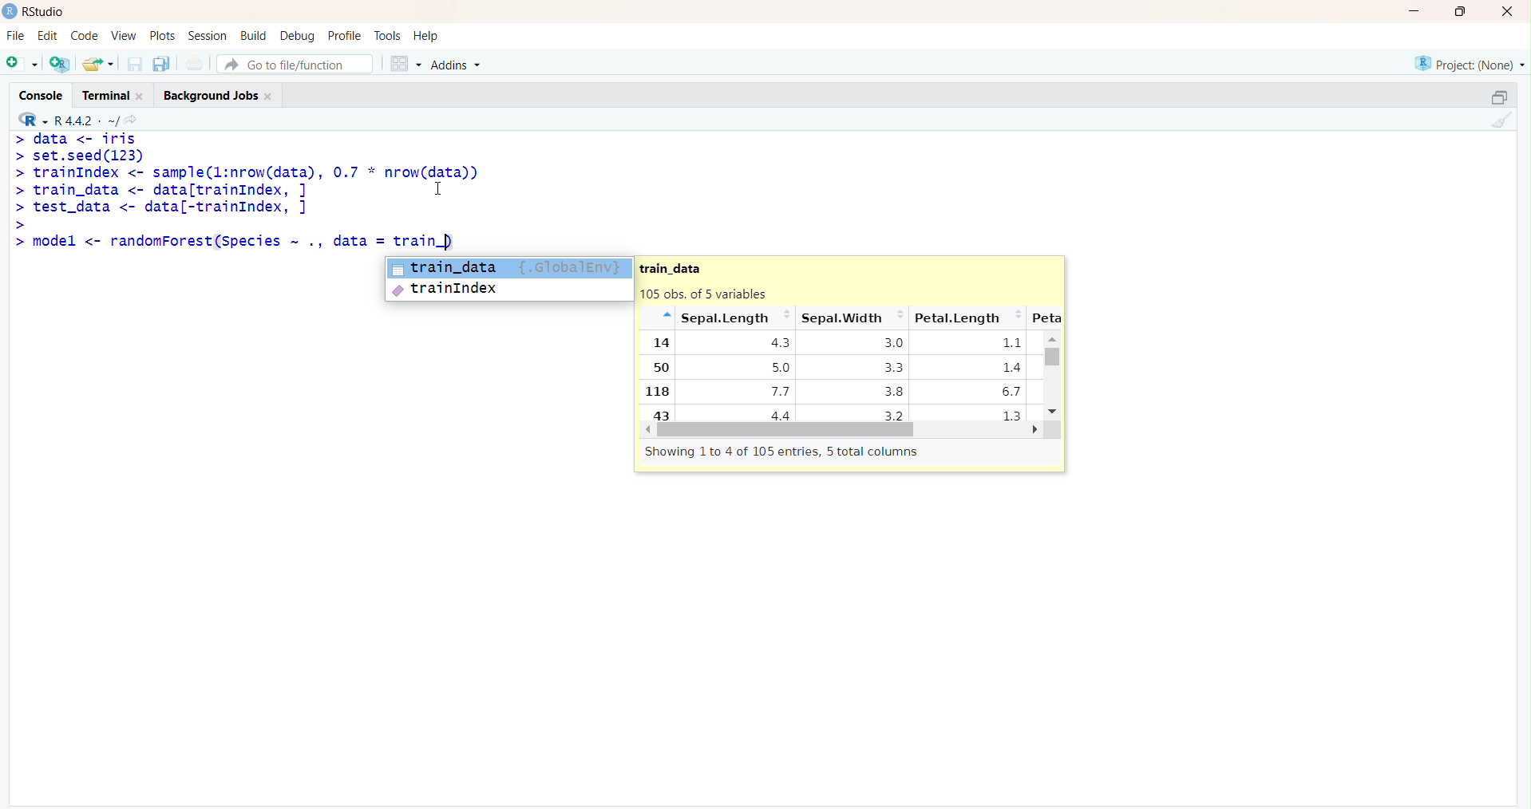 The image size is (1531, 809). I want to click on train_data
105 obs. of 5 variables
“* Sepal.length ~~ SepalWidth ~ Petal.Length
1a 43 3.0 11
50 5.0 33 14
118 7.7 38 6.7
a3 4.4 32 13, so click(833, 339).